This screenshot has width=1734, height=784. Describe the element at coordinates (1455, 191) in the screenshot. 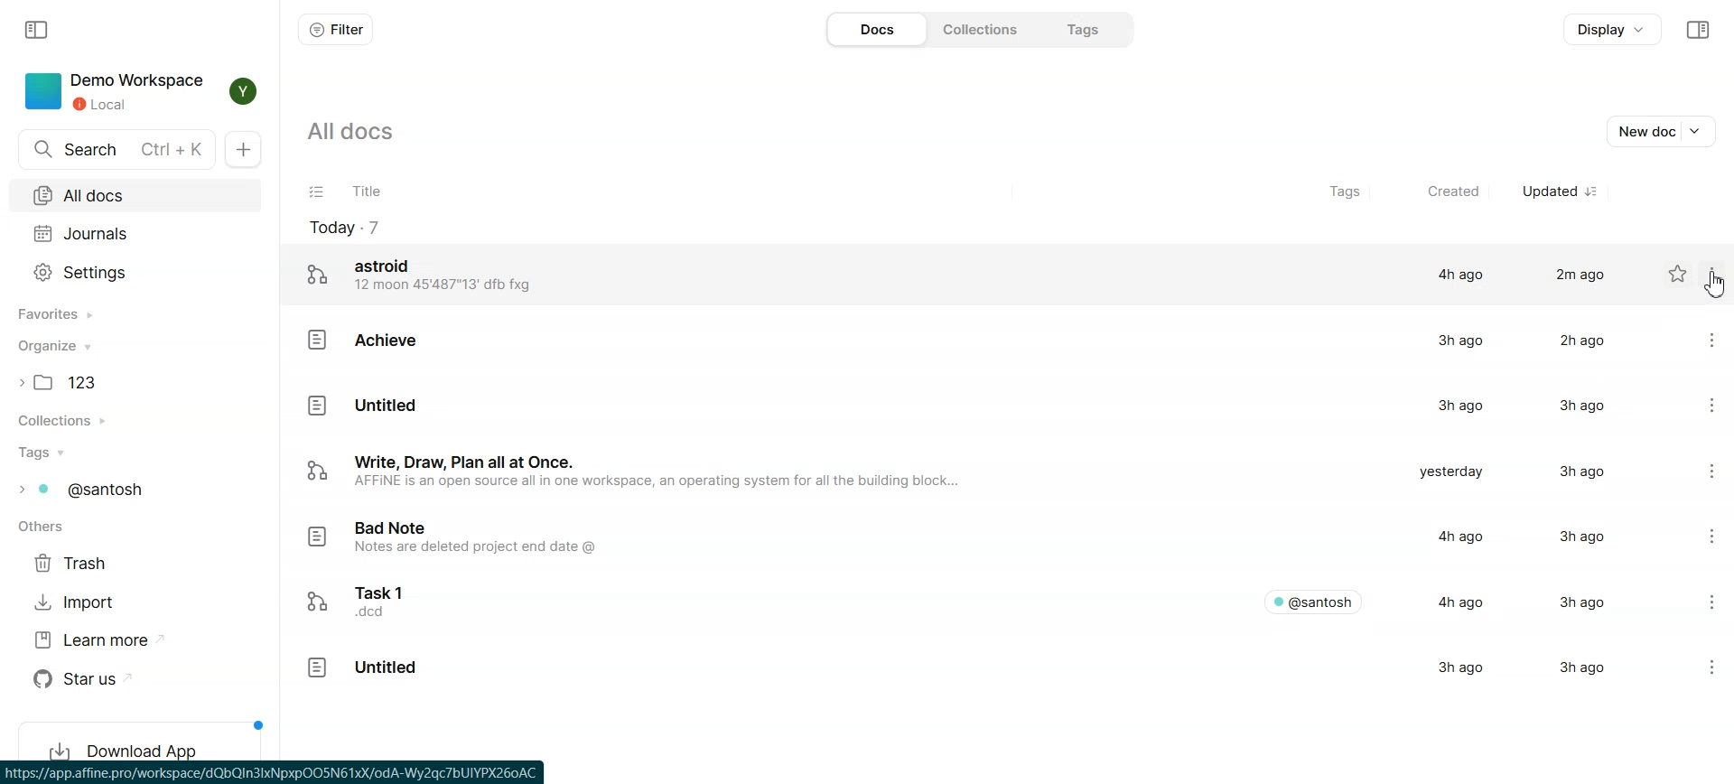

I see `Created` at that location.